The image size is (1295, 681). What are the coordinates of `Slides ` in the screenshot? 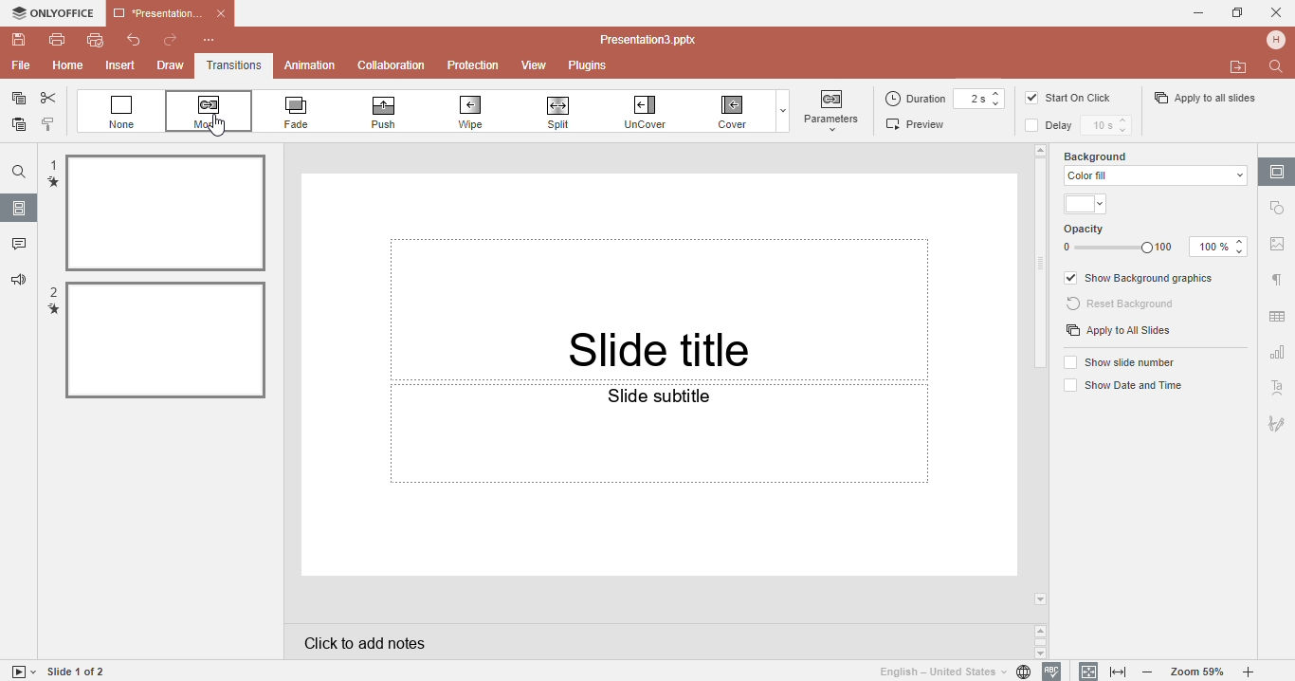 It's located at (19, 208).